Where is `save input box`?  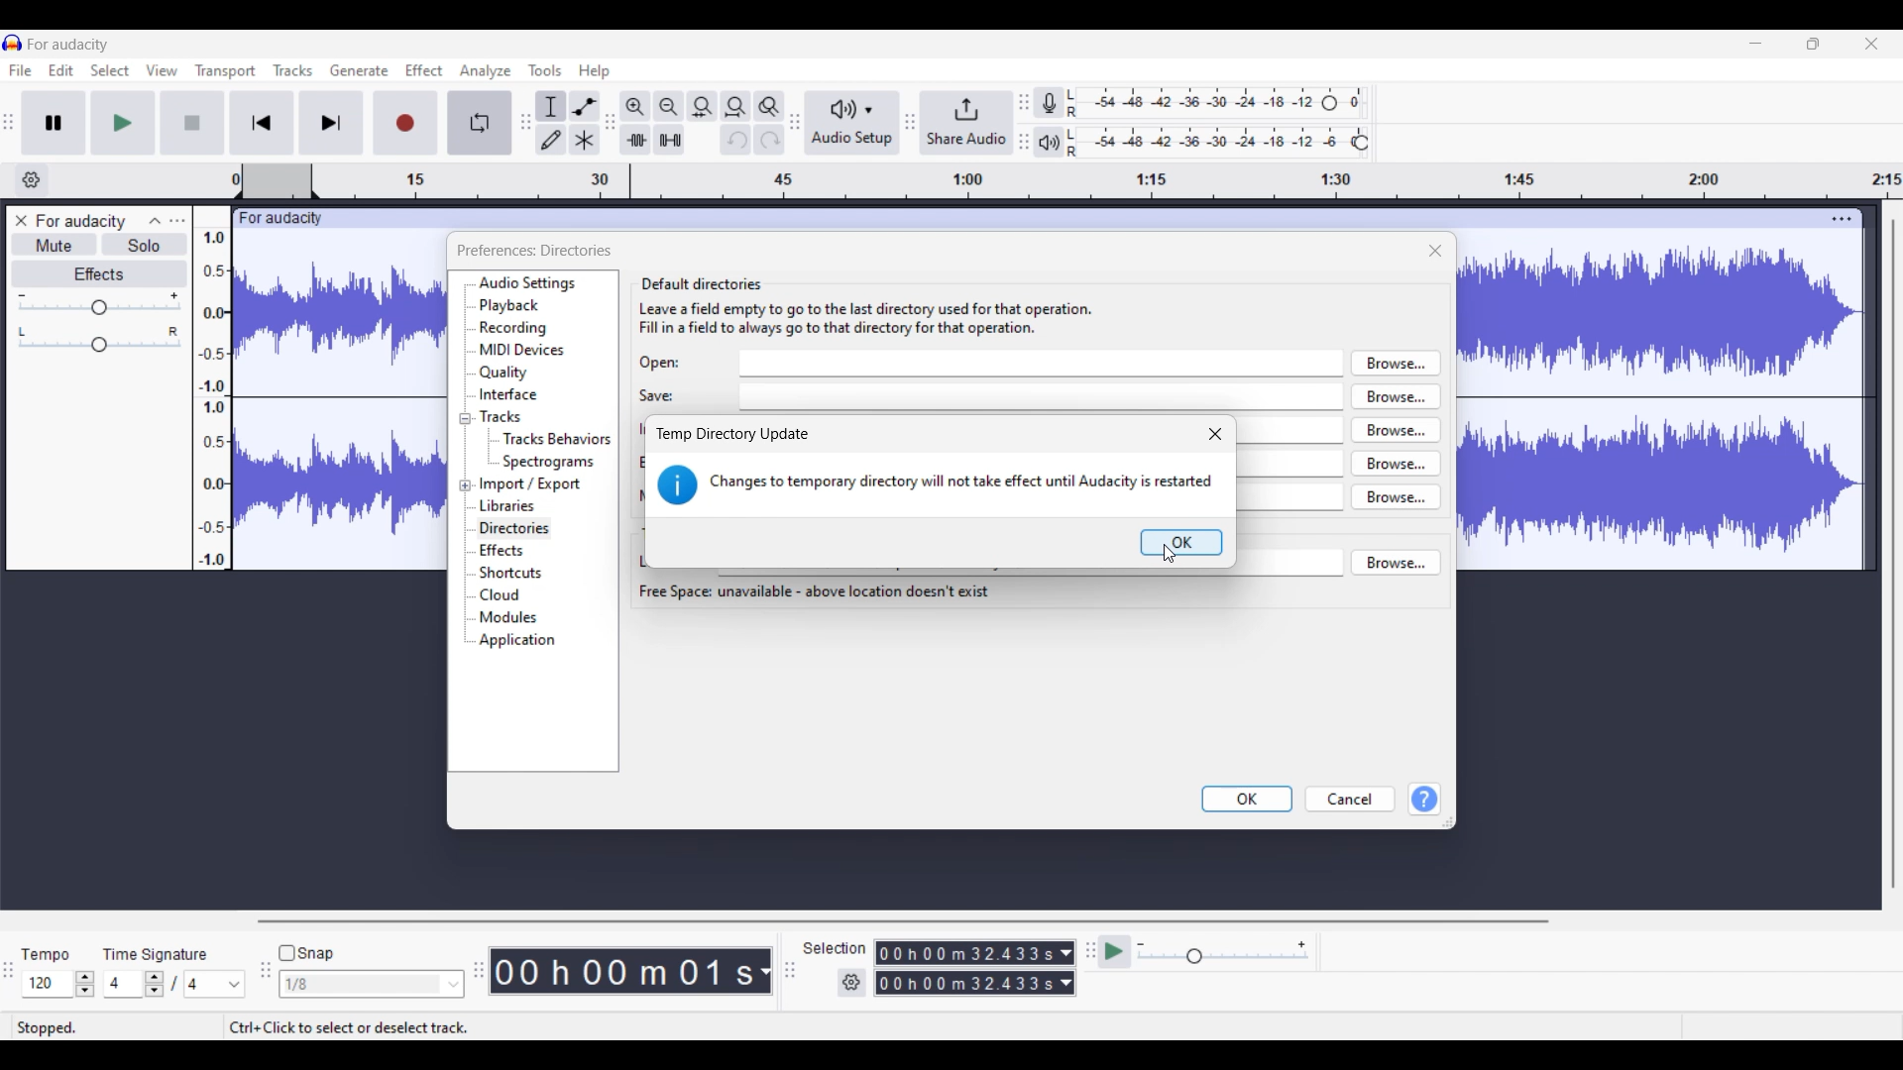 save input box is located at coordinates (1044, 396).